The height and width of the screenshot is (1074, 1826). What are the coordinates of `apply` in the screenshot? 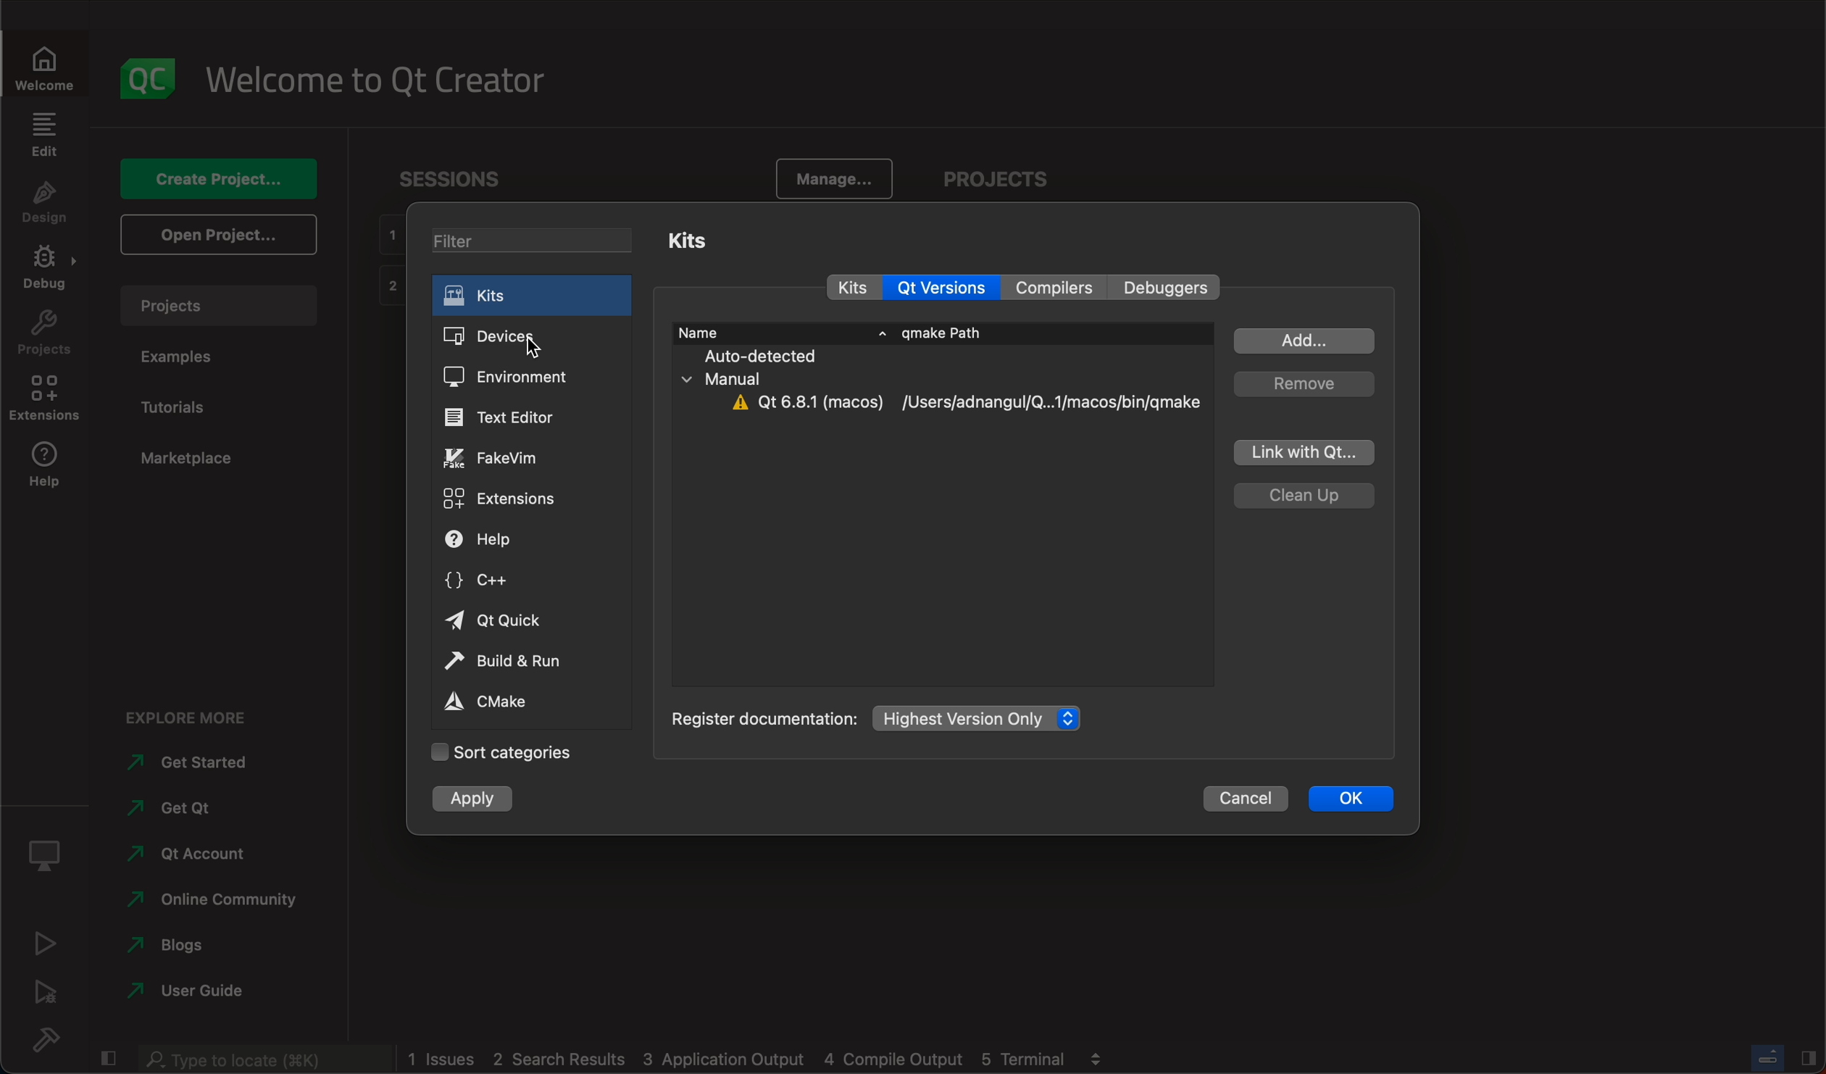 It's located at (478, 802).